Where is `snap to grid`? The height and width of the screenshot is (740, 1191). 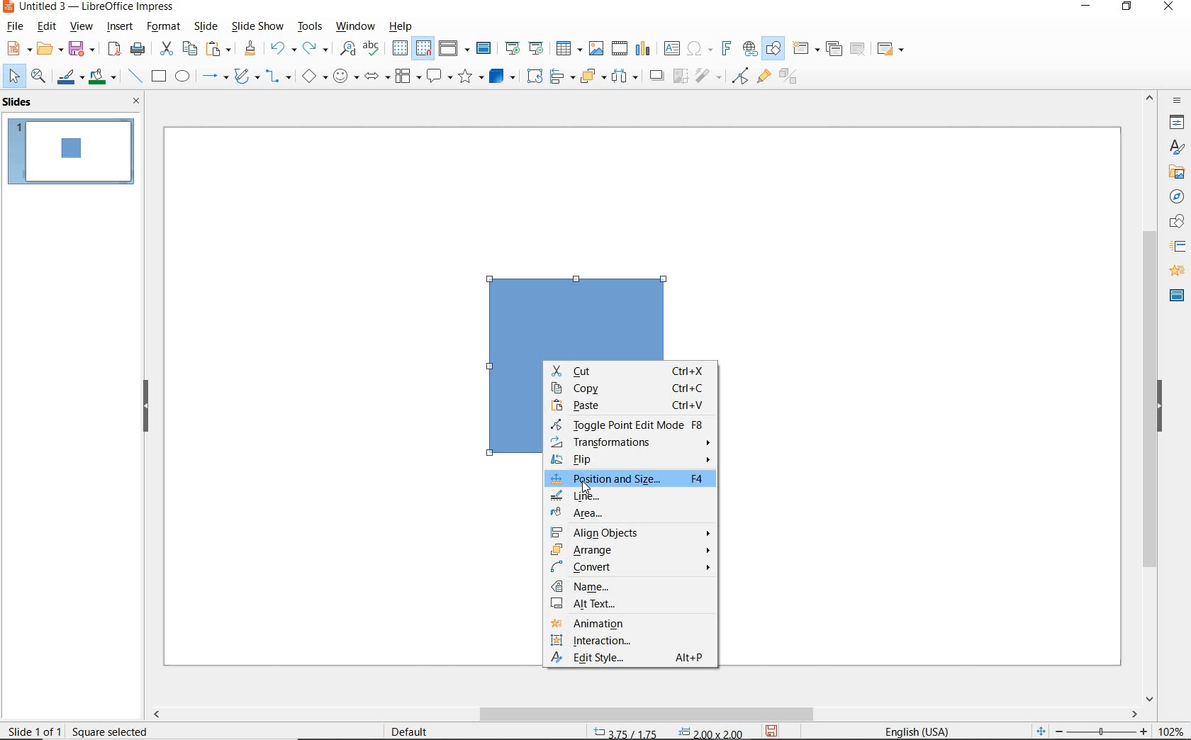
snap to grid is located at coordinates (425, 48).